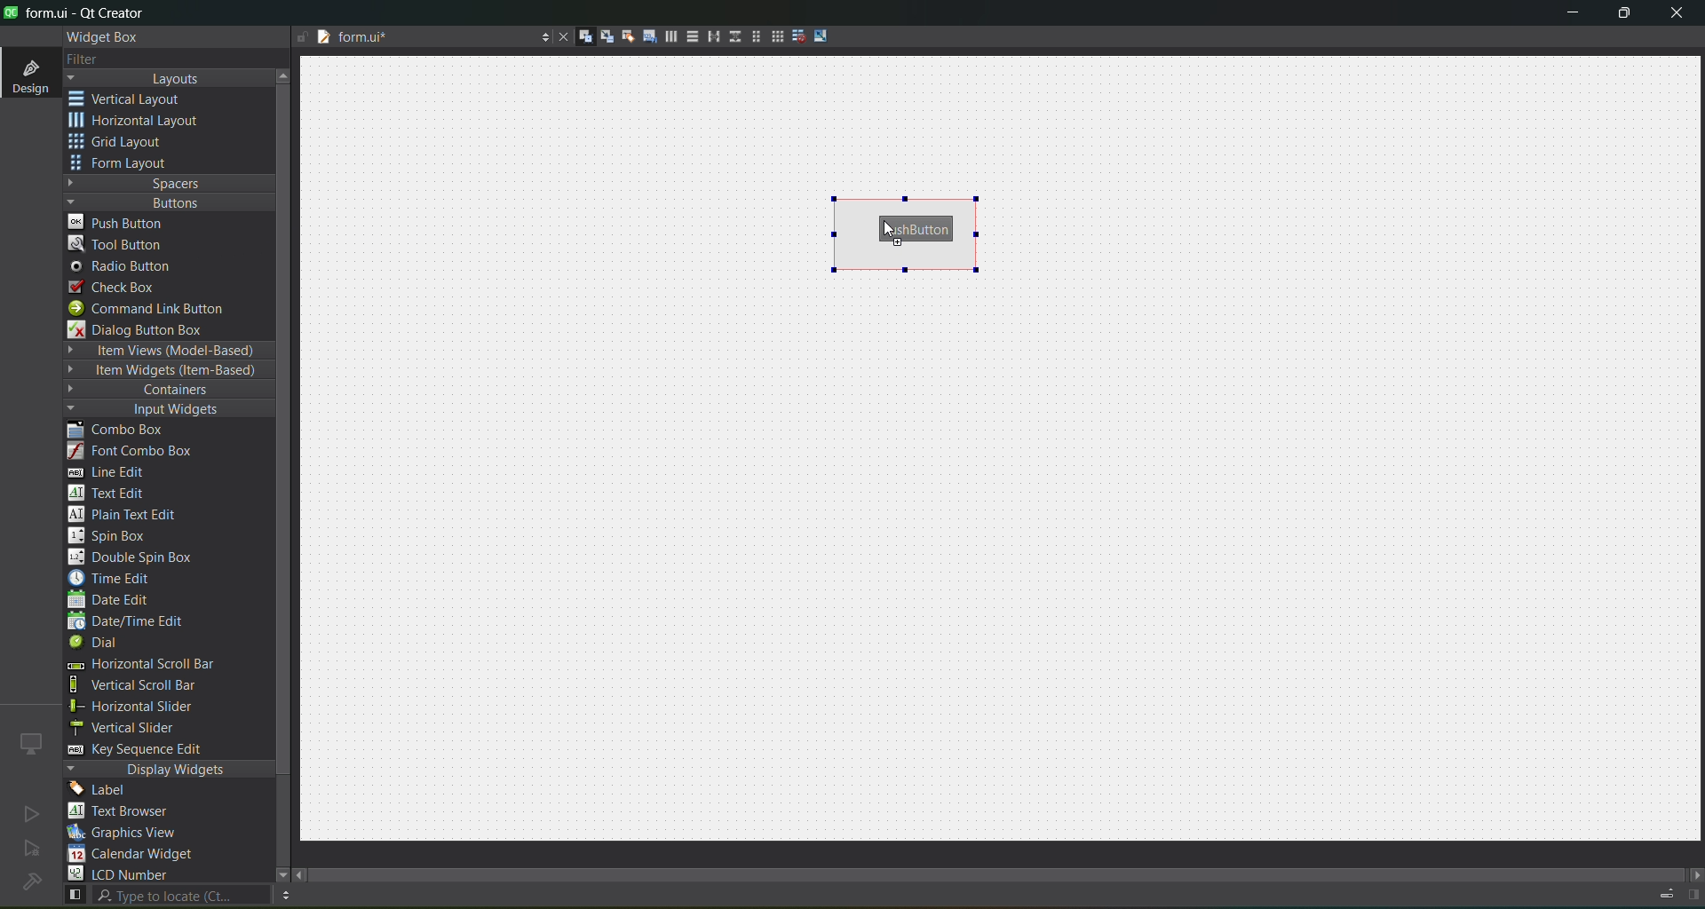 The height and width of the screenshot is (909, 1705). What do you see at coordinates (133, 856) in the screenshot?
I see `calendar` at bounding box center [133, 856].